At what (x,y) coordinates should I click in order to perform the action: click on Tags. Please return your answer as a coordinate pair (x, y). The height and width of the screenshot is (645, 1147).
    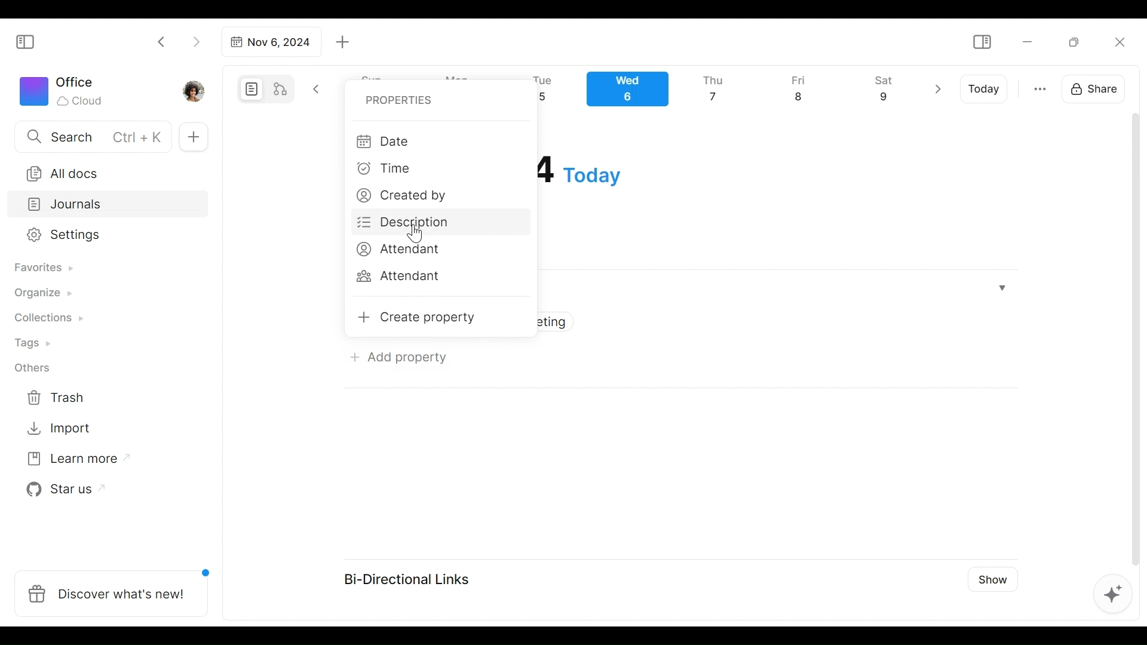
    Looking at the image, I should click on (34, 345).